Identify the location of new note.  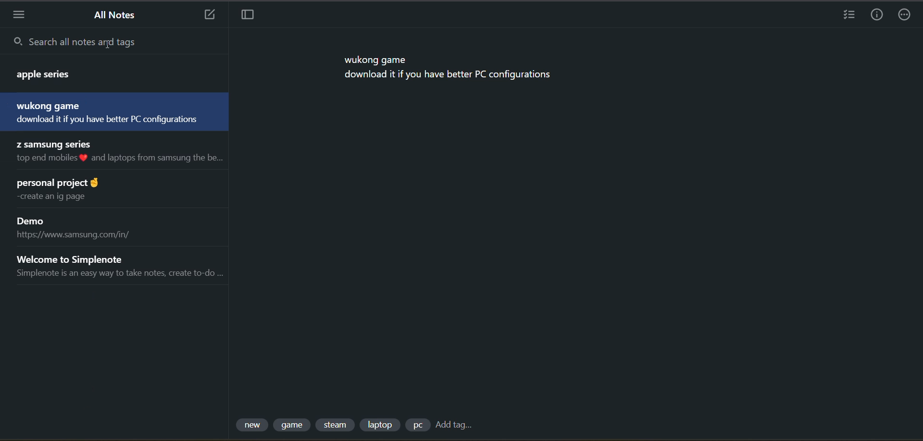
(209, 14).